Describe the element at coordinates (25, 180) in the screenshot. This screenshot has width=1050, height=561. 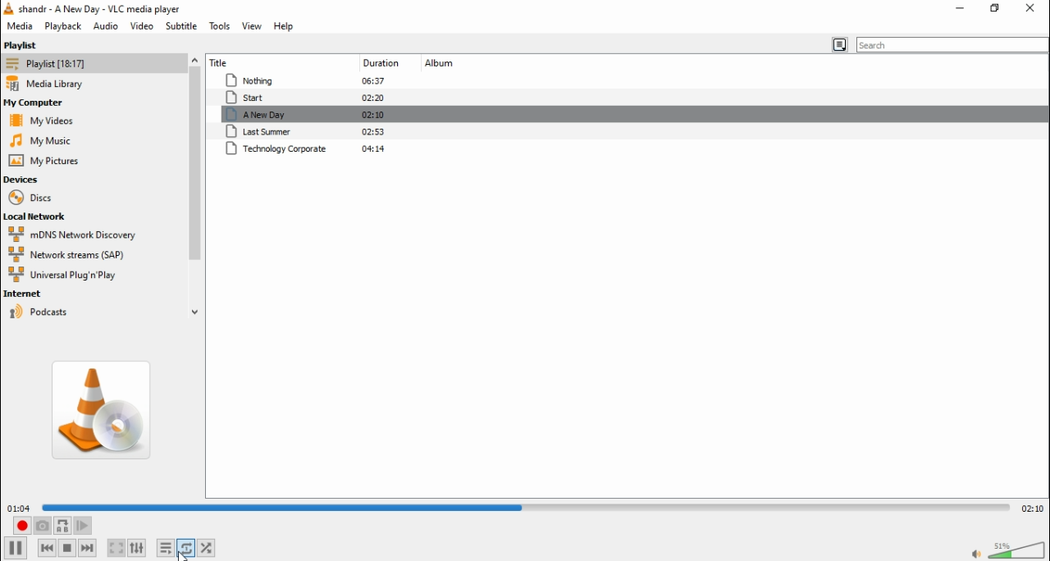
I see `devices` at that location.